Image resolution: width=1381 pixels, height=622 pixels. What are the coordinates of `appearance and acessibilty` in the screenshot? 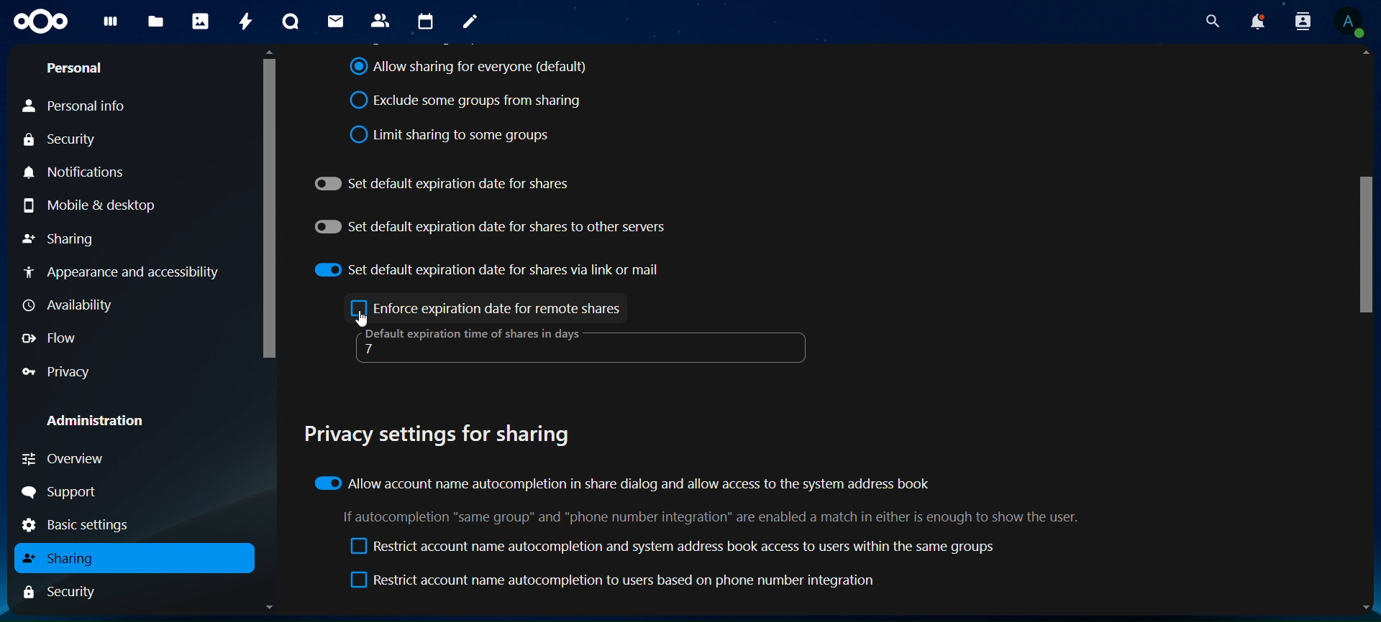 It's located at (124, 269).